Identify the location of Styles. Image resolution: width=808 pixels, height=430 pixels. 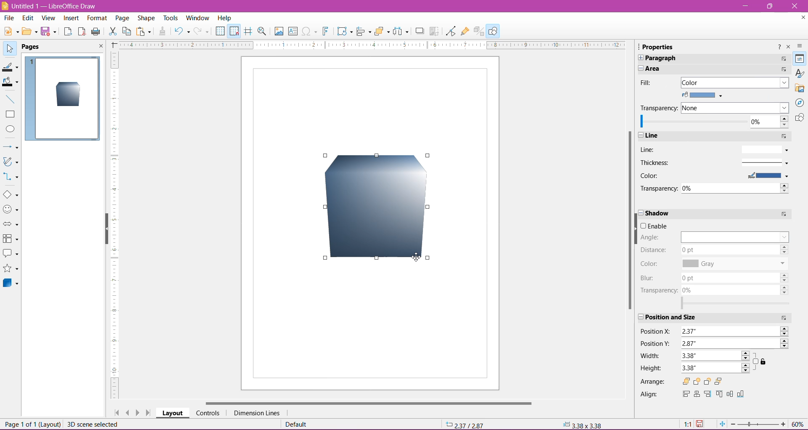
(799, 73).